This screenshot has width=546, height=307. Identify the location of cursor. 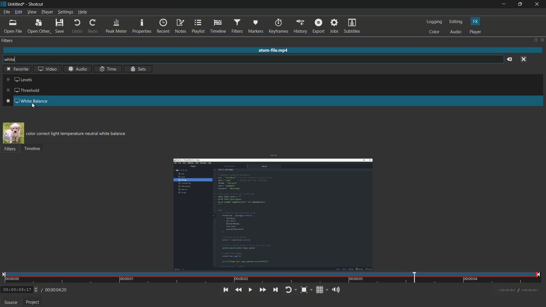
(33, 107).